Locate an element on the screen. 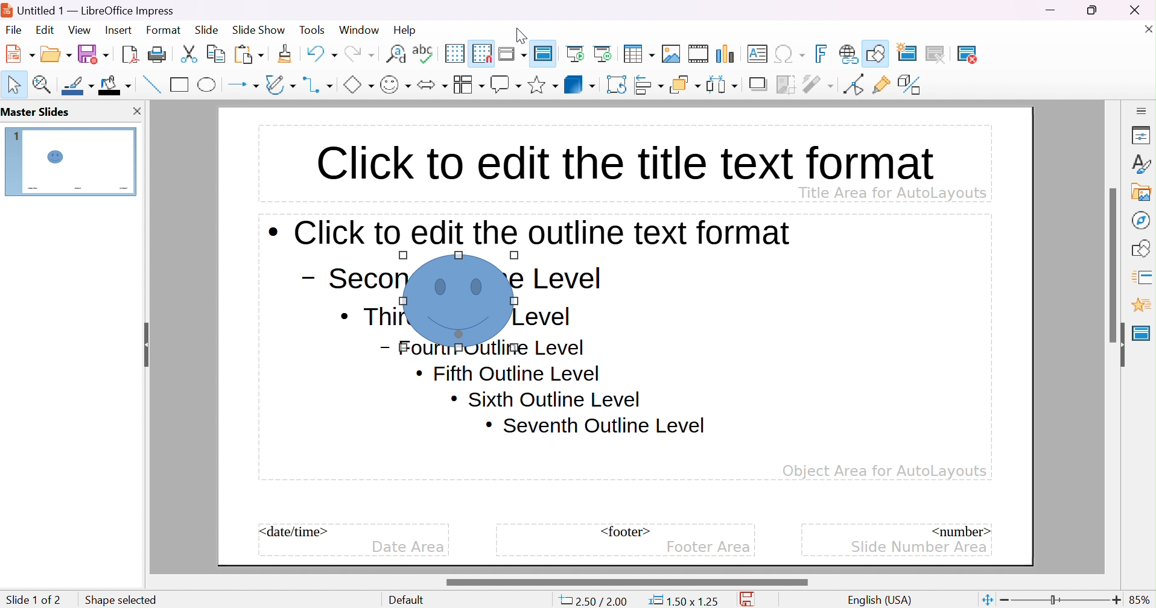 This screenshot has height=608, width=1156. -0.96/0.09 is located at coordinates (599, 601).